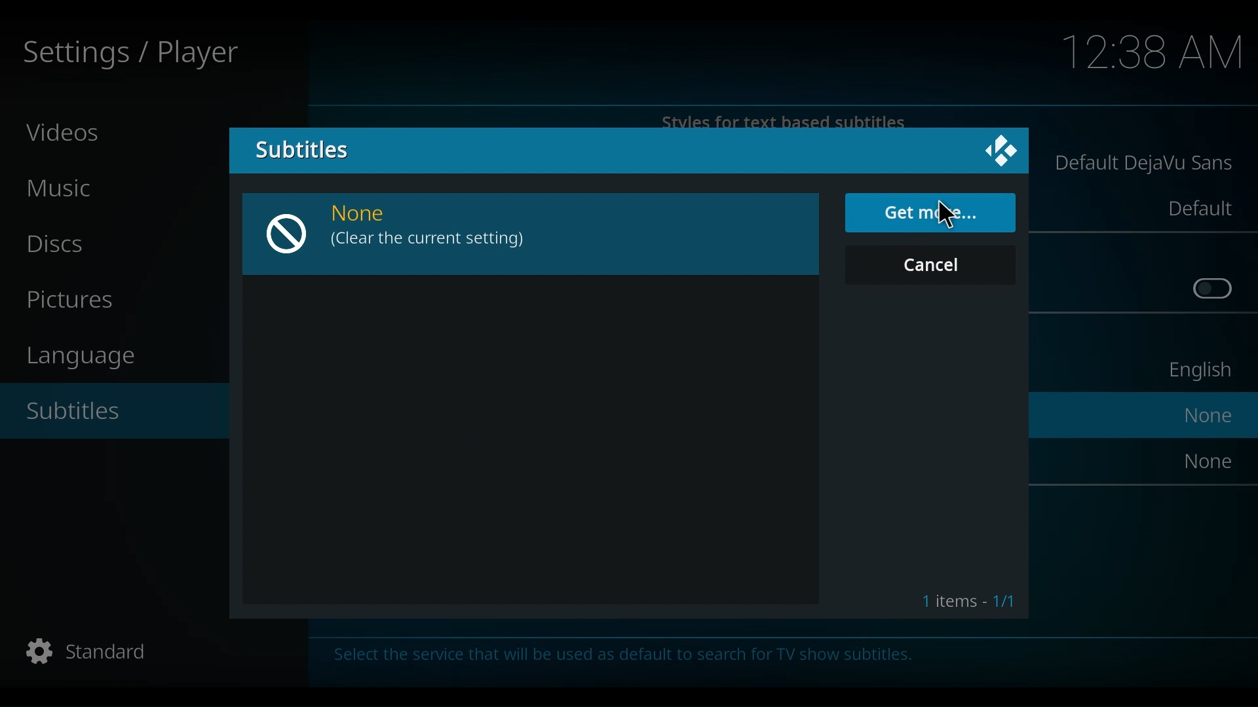 Image resolution: width=1258 pixels, height=707 pixels. Describe the element at coordinates (964, 598) in the screenshot. I see `items` at that location.